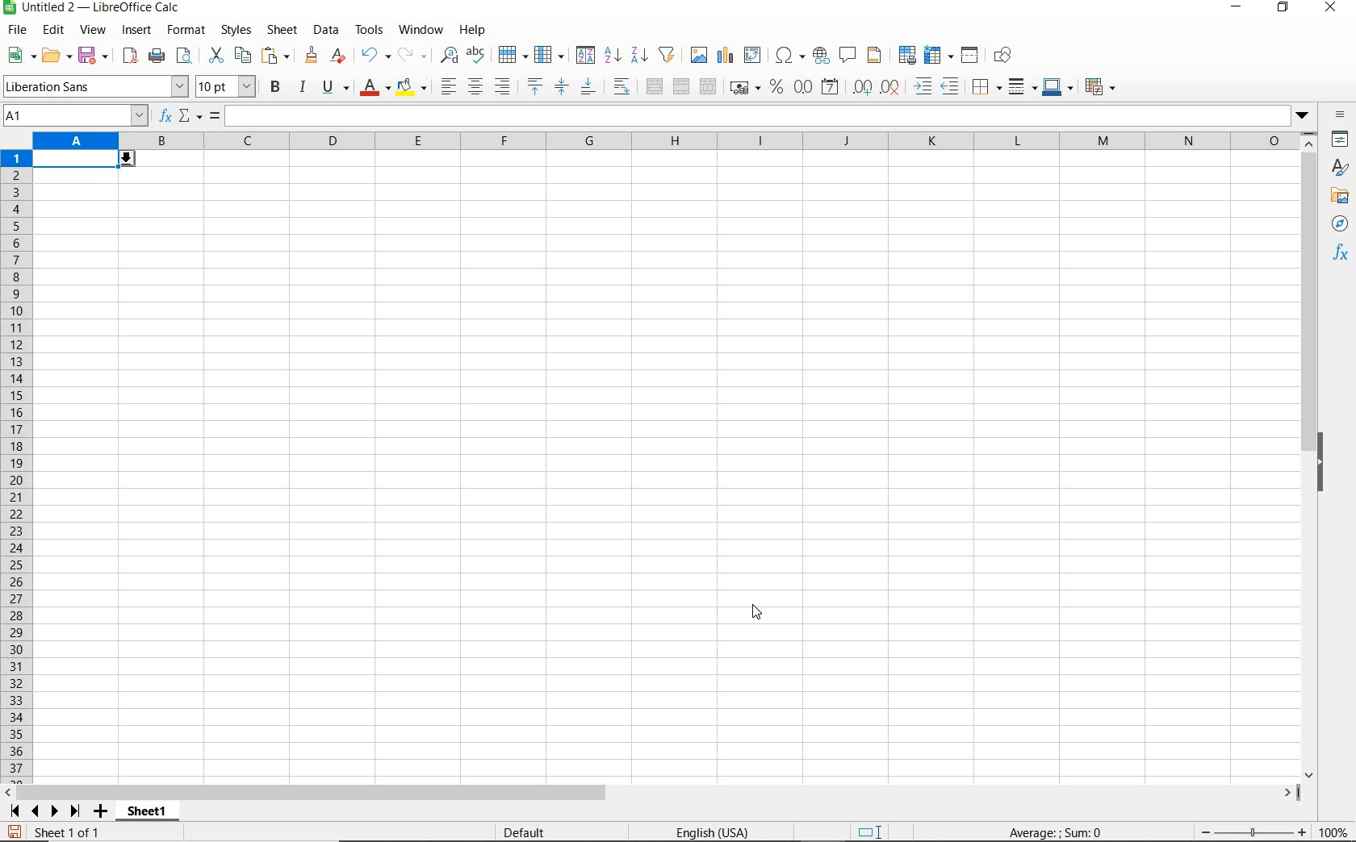  What do you see at coordinates (472, 30) in the screenshot?
I see `help` at bounding box center [472, 30].